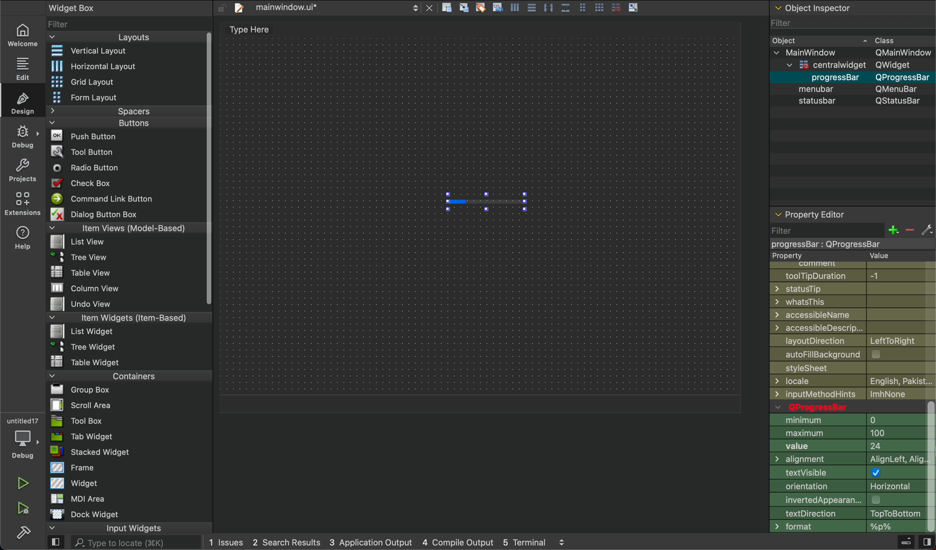  What do you see at coordinates (851, 8) in the screenshot?
I see `object inspector` at bounding box center [851, 8].